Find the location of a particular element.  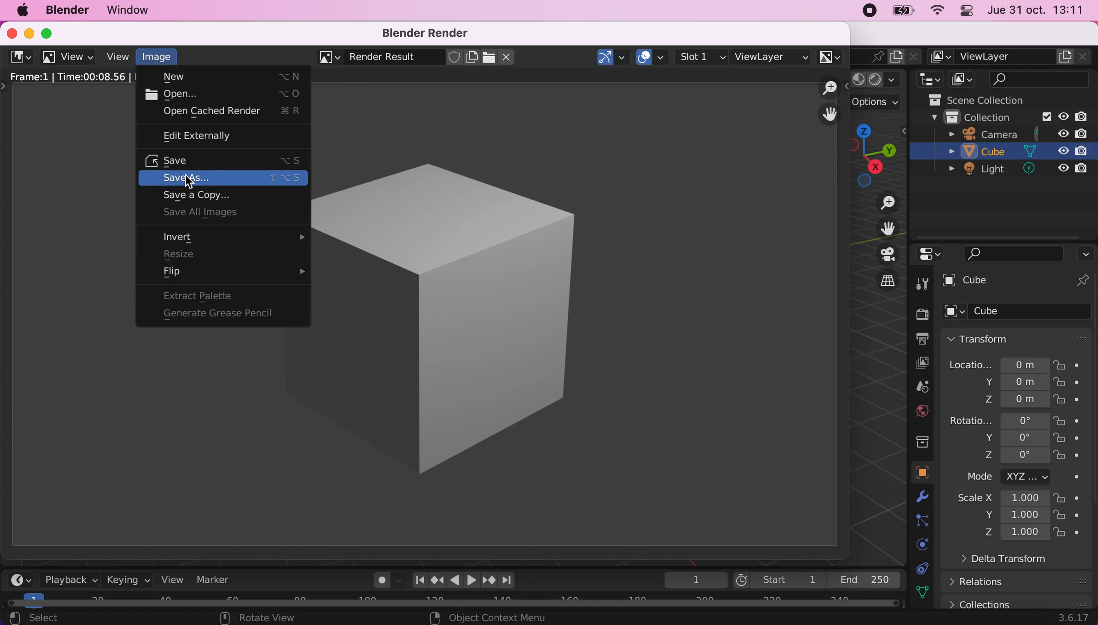

lock is located at coordinates (1069, 420).